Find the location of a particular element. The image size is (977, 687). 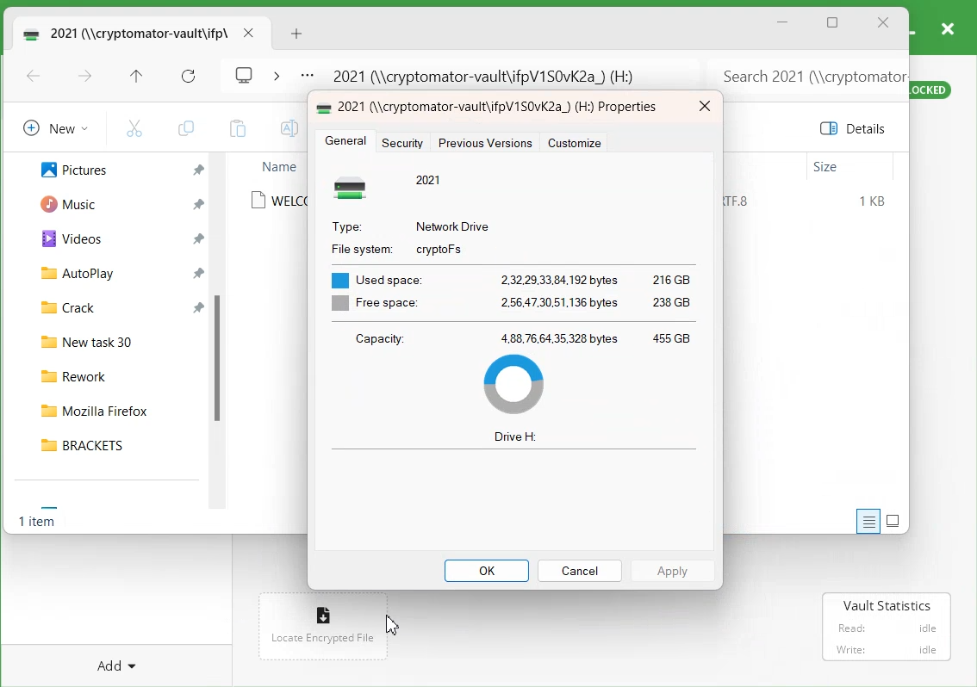

icon is located at coordinates (355, 187).